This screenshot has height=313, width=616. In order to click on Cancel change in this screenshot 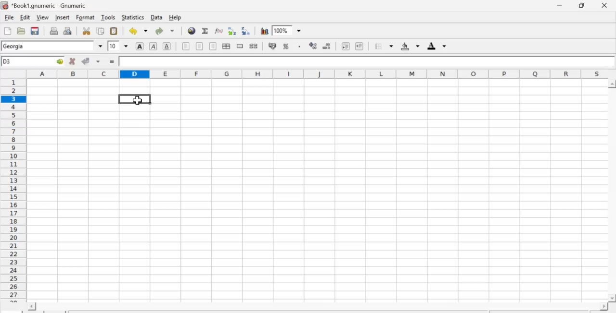, I will do `click(71, 61)`.